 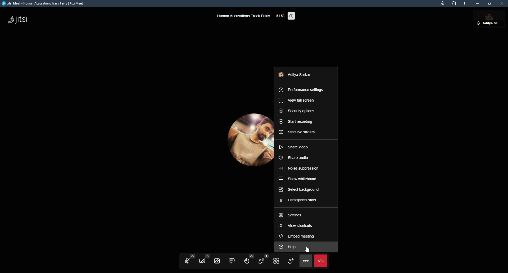 I want to click on more actions, so click(x=306, y=261).